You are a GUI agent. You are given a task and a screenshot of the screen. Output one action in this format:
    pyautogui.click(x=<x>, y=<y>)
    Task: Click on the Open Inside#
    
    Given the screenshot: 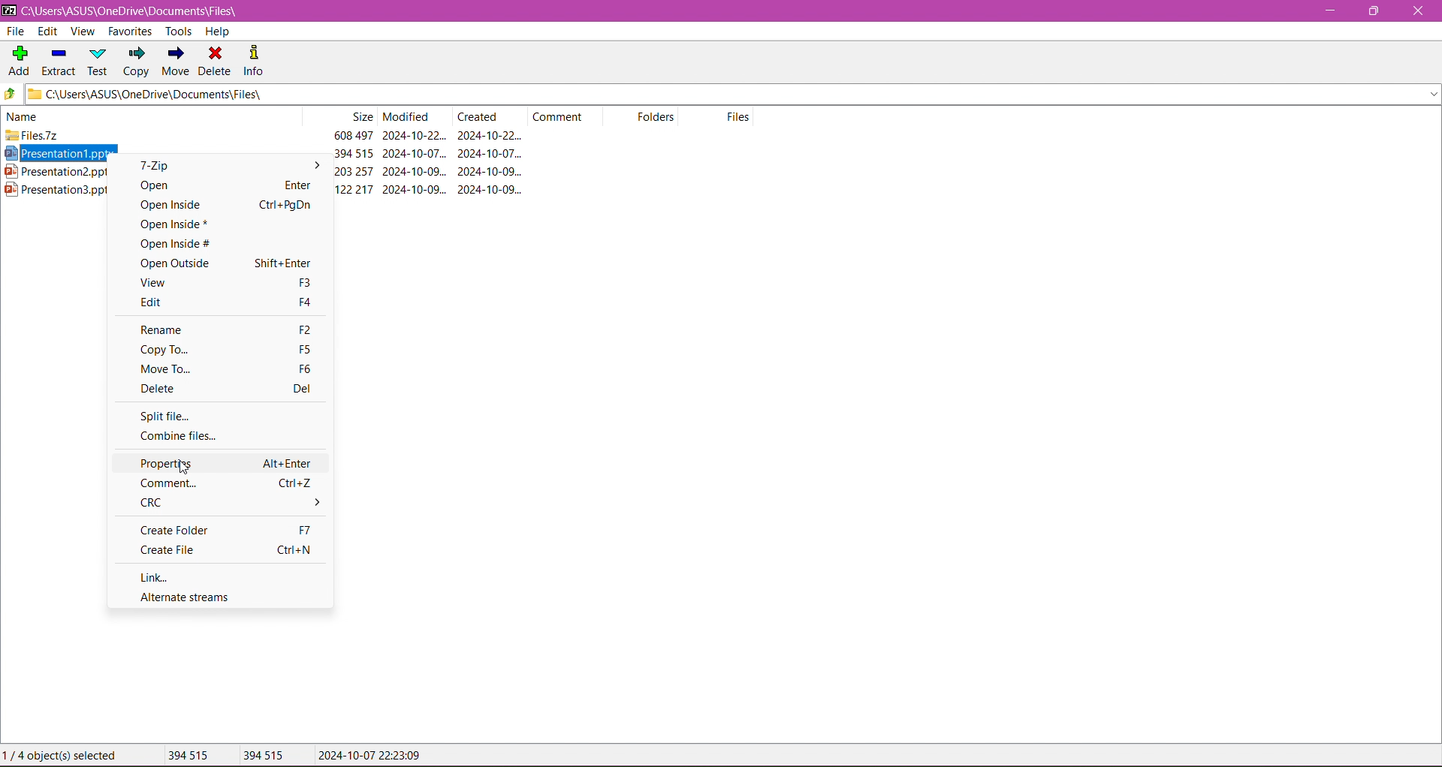 What is the action you would take?
    pyautogui.click(x=213, y=243)
    